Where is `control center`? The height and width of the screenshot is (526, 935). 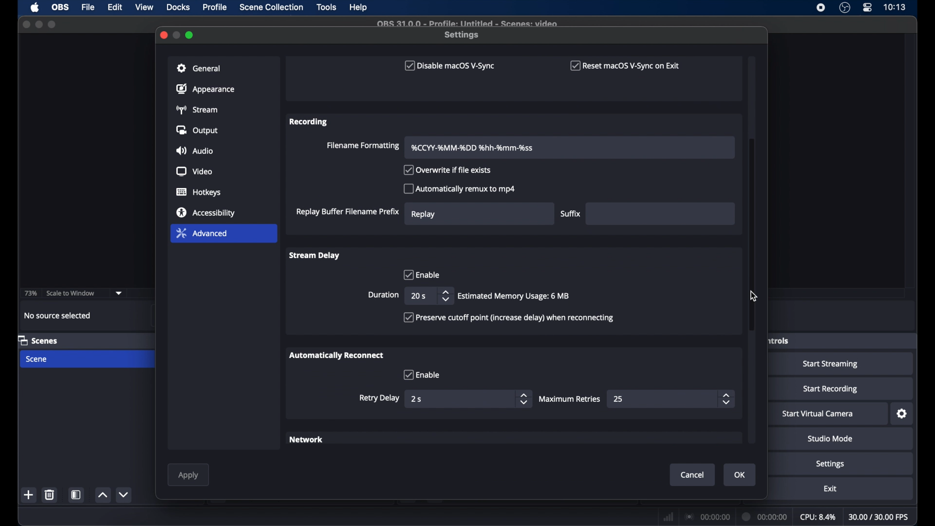
control center is located at coordinates (867, 8).